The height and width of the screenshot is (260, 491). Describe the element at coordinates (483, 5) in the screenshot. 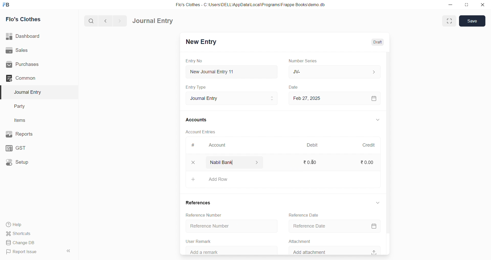

I see `close` at that location.